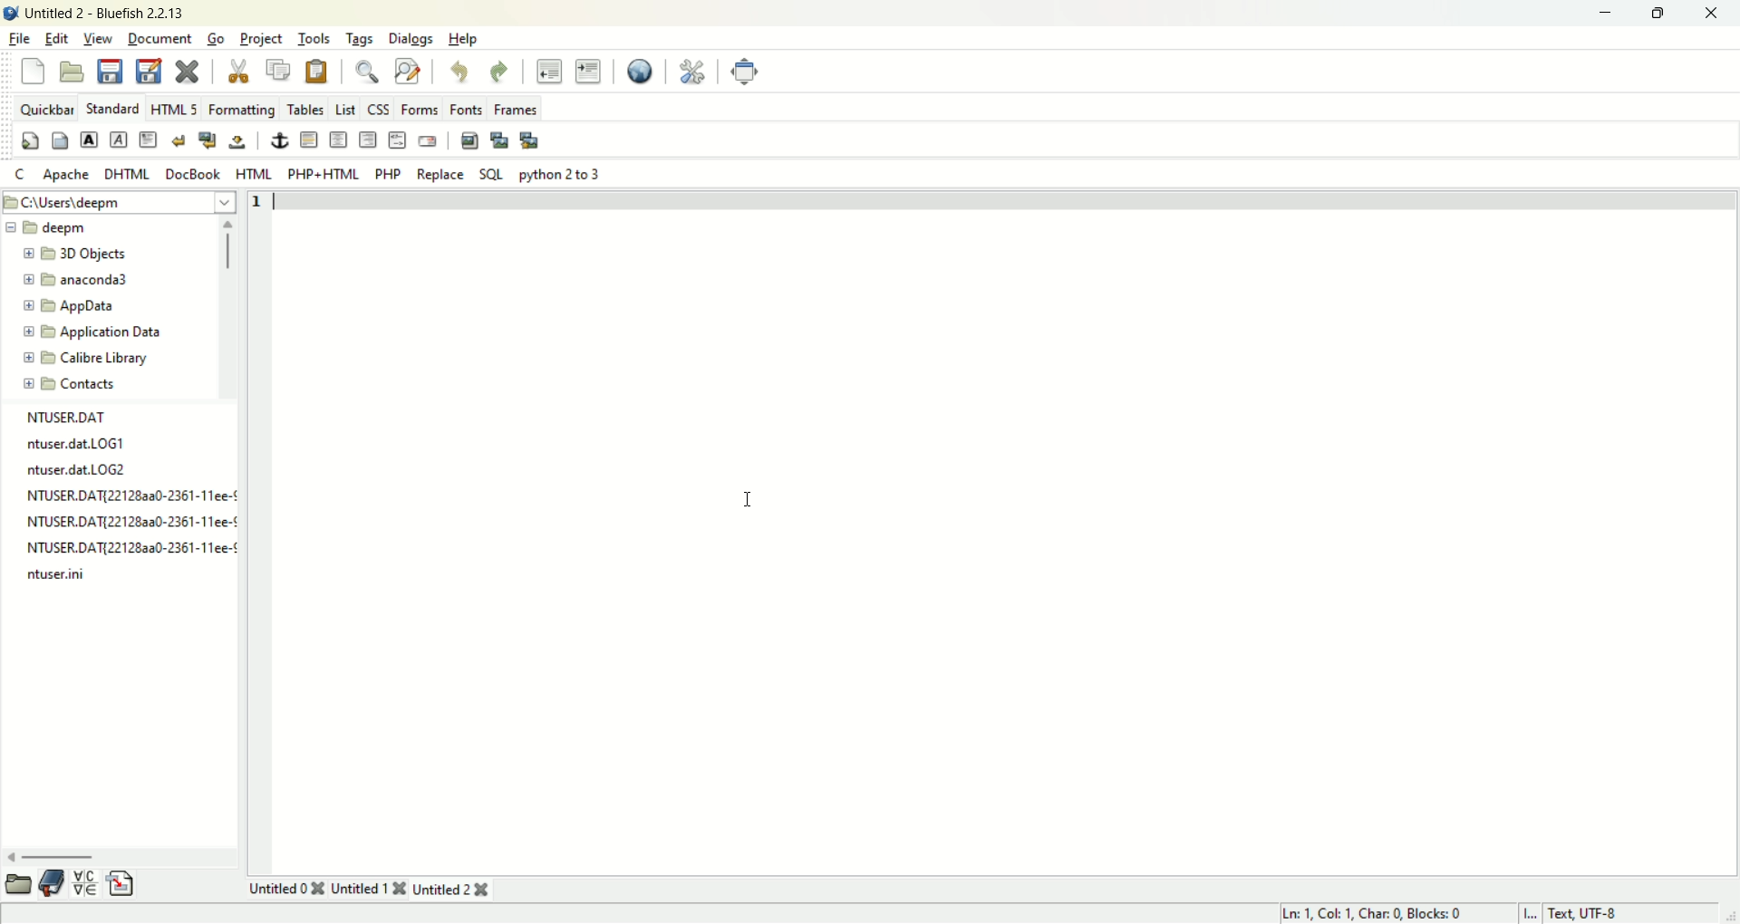 Image resolution: width=1740 pixels, height=924 pixels. What do you see at coordinates (304, 109) in the screenshot?
I see `tables` at bounding box center [304, 109].